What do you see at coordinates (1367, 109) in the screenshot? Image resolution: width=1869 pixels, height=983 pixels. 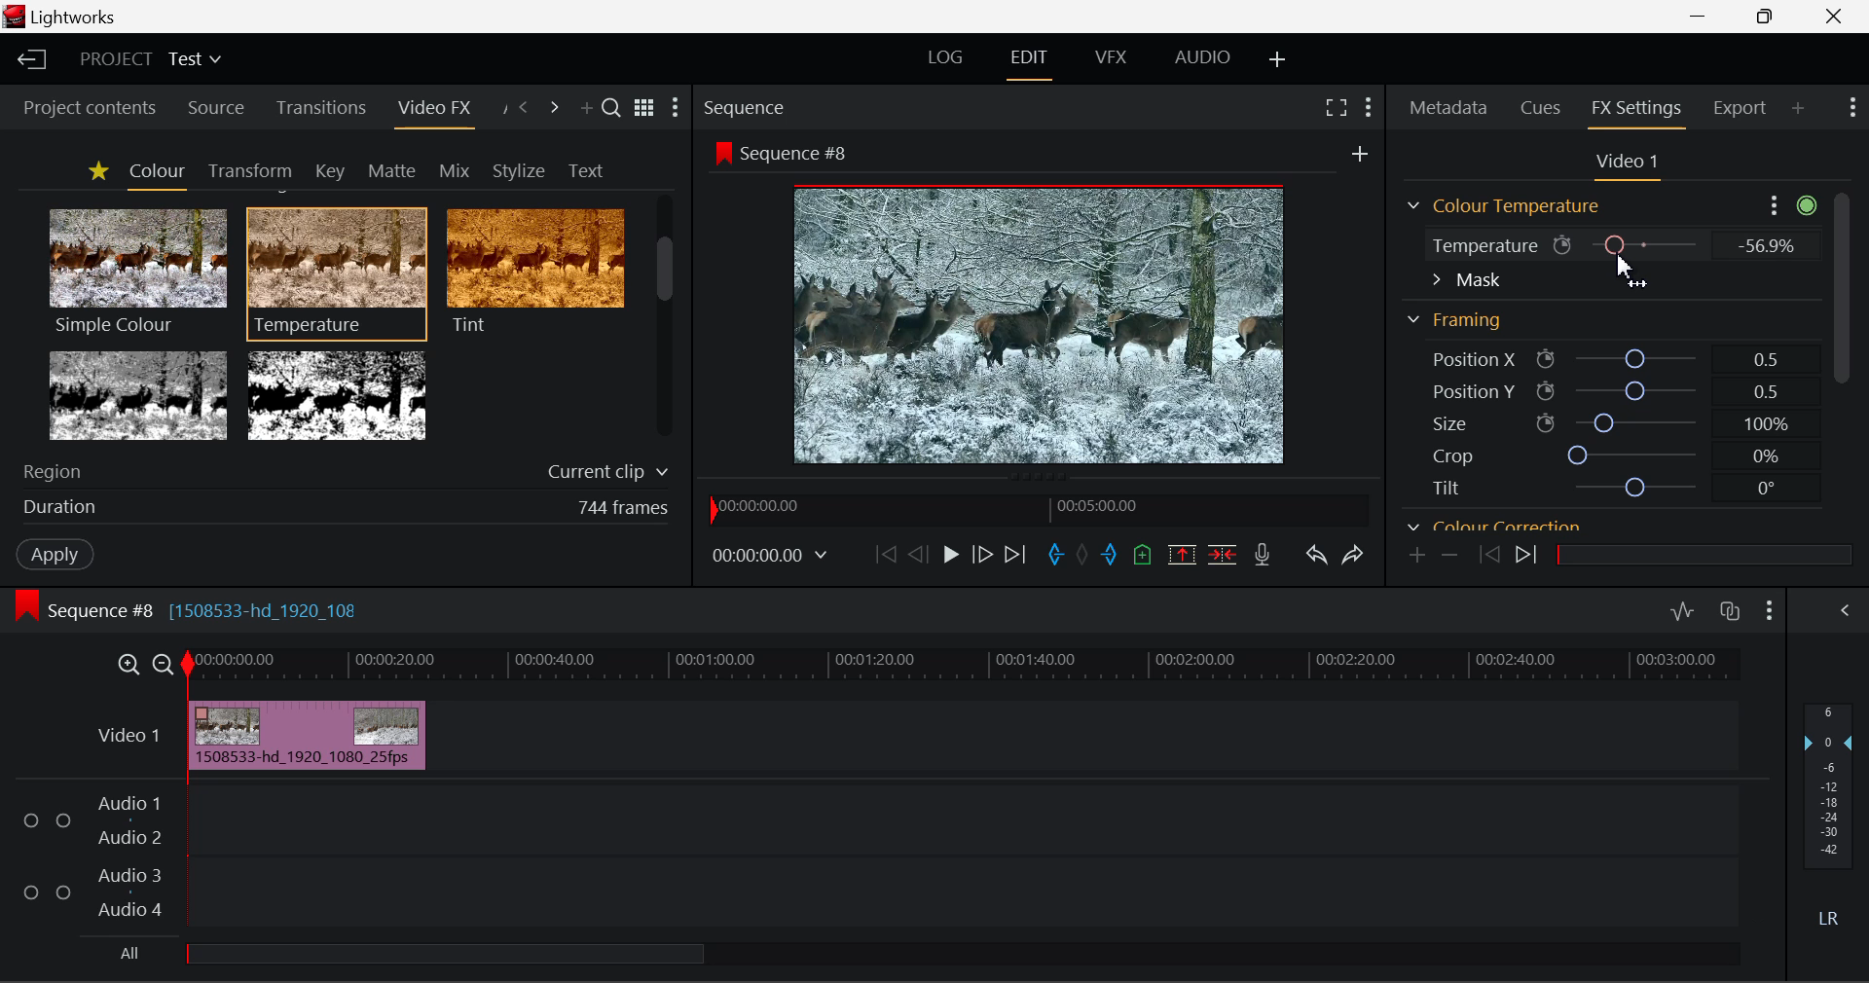 I see `Show Settings` at bounding box center [1367, 109].